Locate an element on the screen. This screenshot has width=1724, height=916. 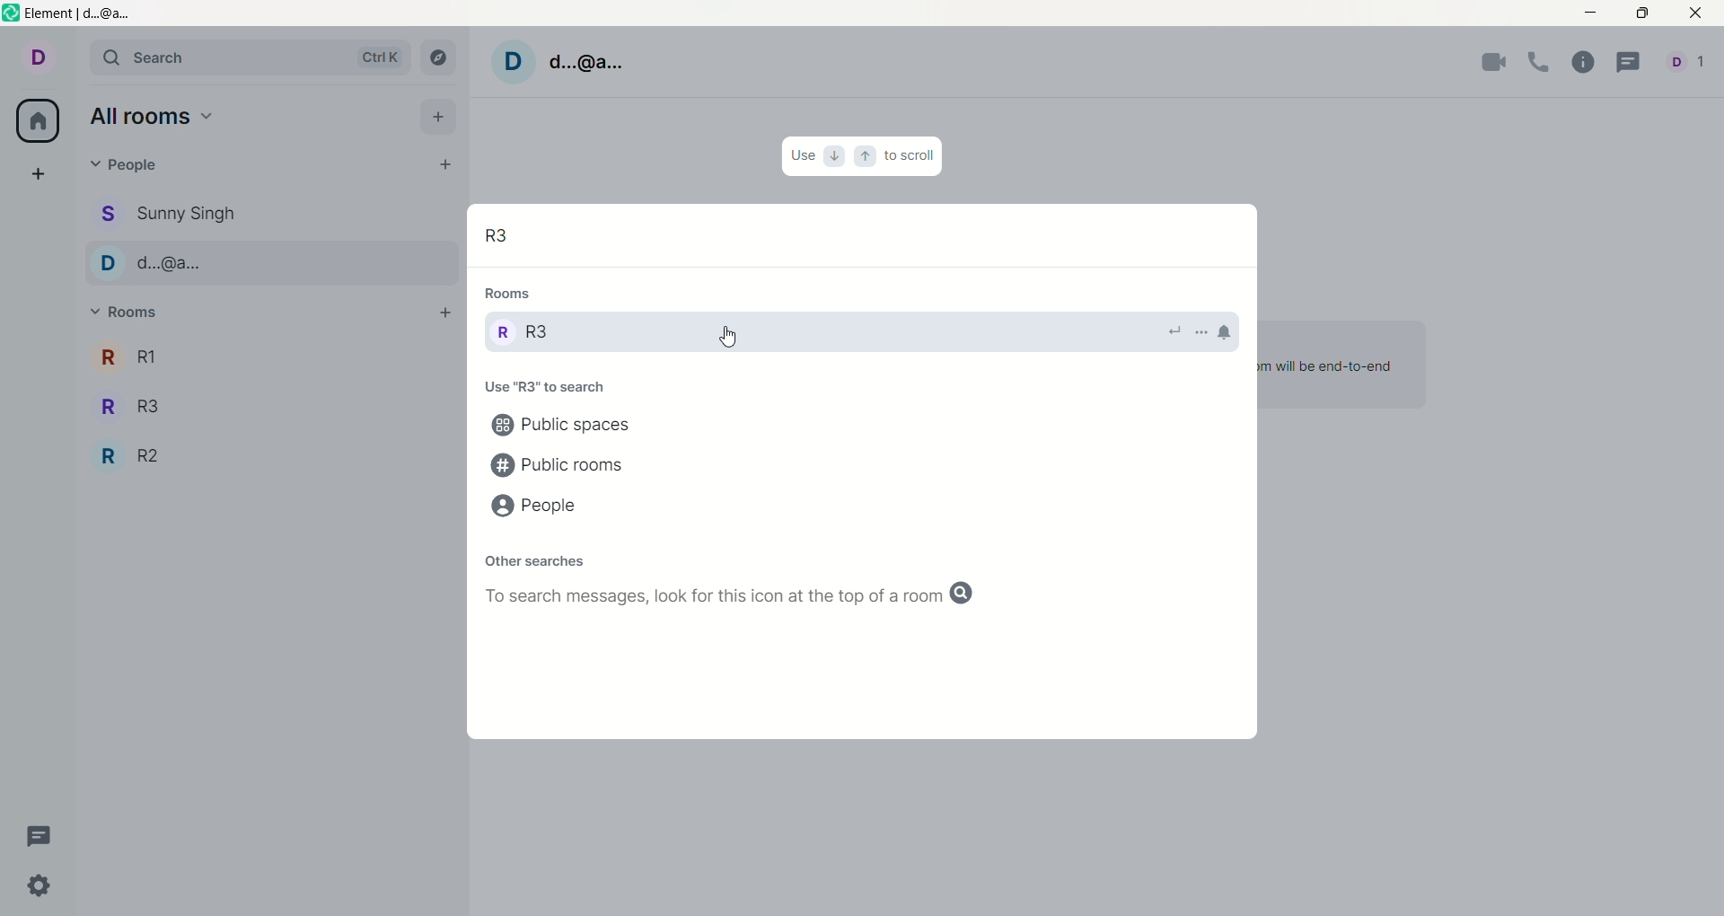
threads is located at coordinates (47, 837).